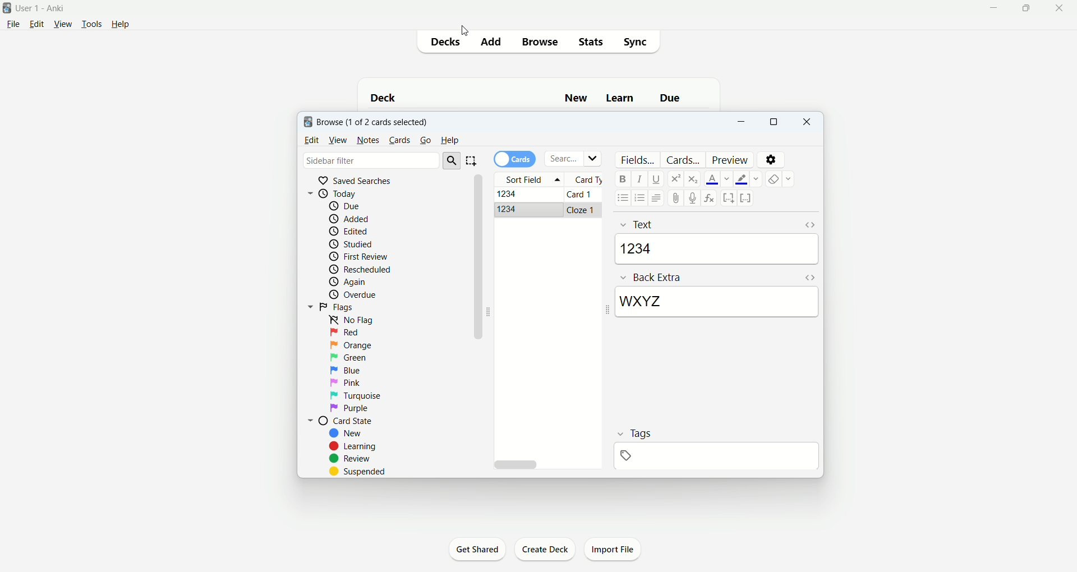 The width and height of the screenshot is (1077, 572). What do you see at coordinates (613, 549) in the screenshot?
I see `import file` at bounding box center [613, 549].